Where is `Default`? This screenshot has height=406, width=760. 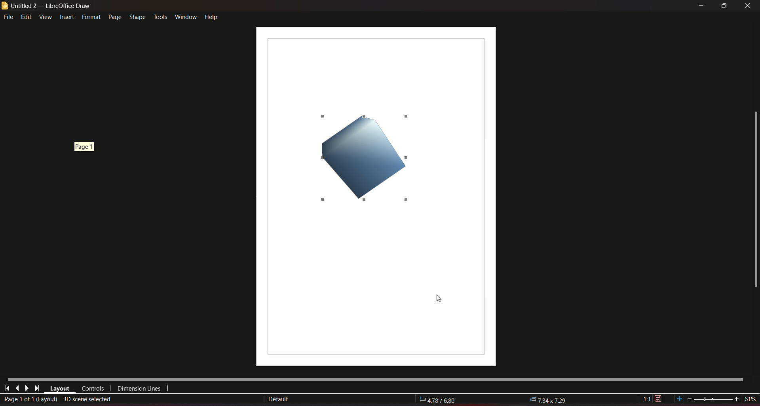 Default is located at coordinates (278, 399).